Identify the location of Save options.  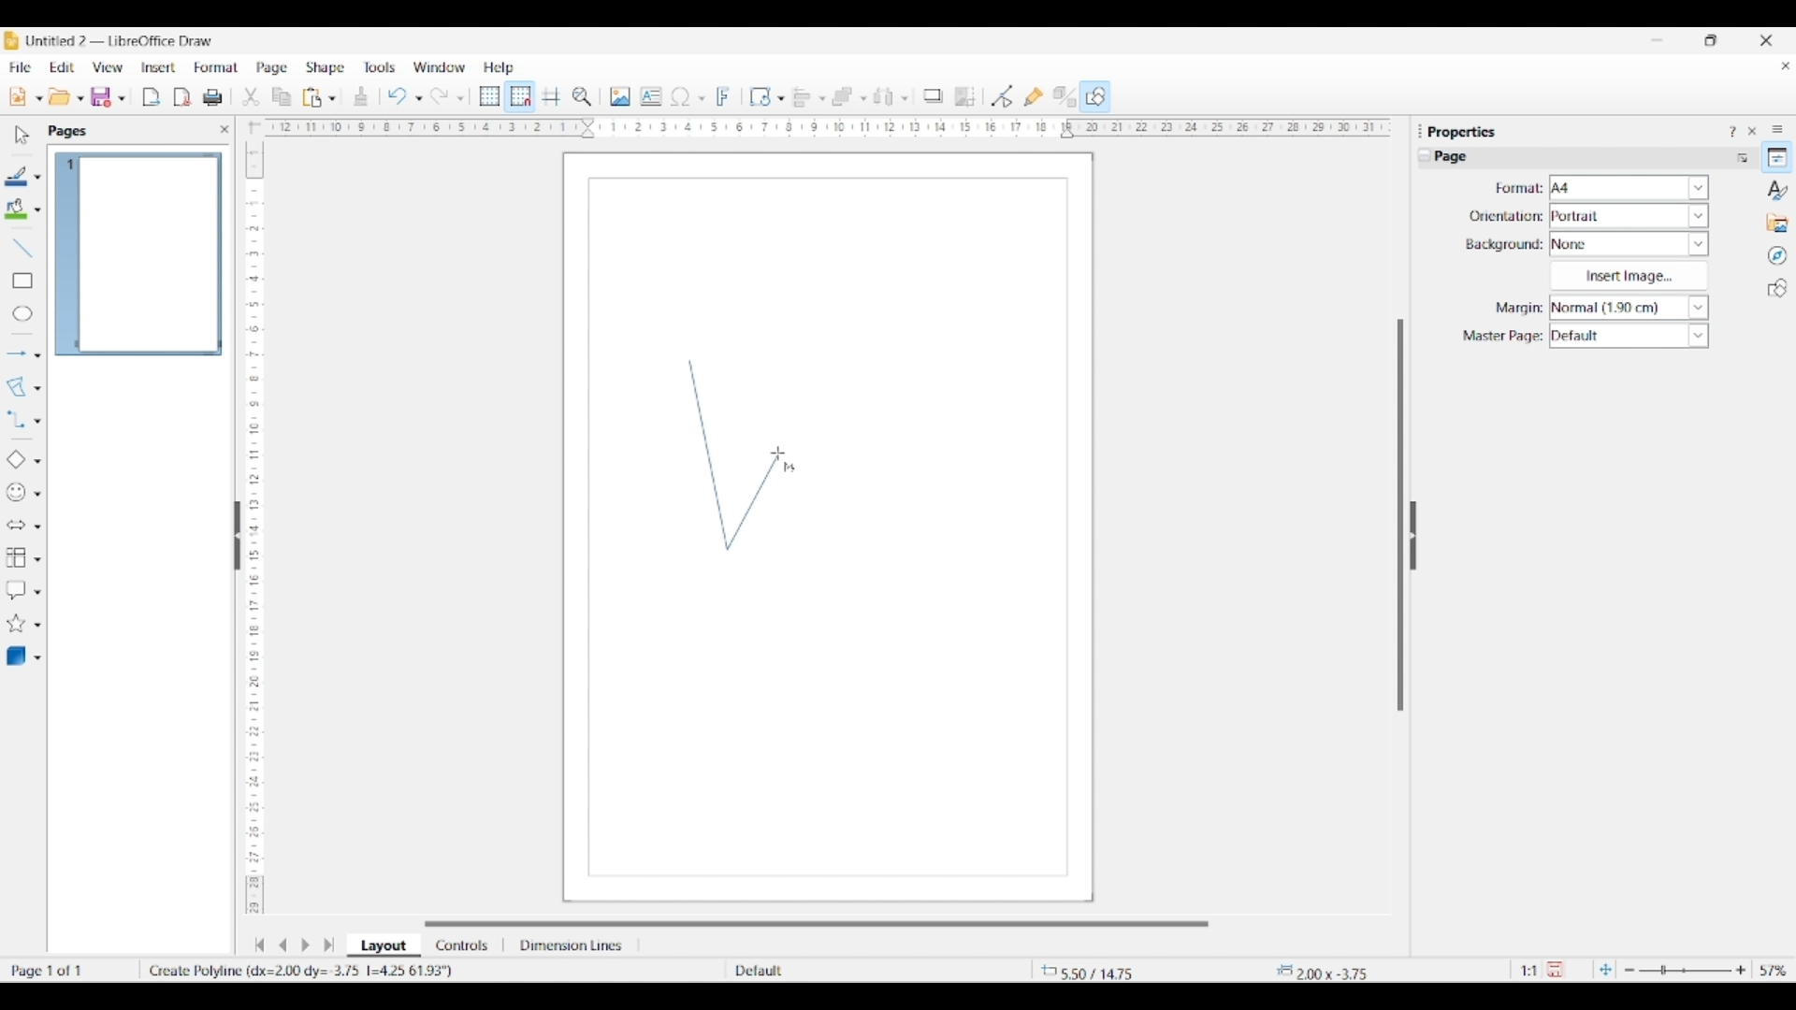
(122, 99).